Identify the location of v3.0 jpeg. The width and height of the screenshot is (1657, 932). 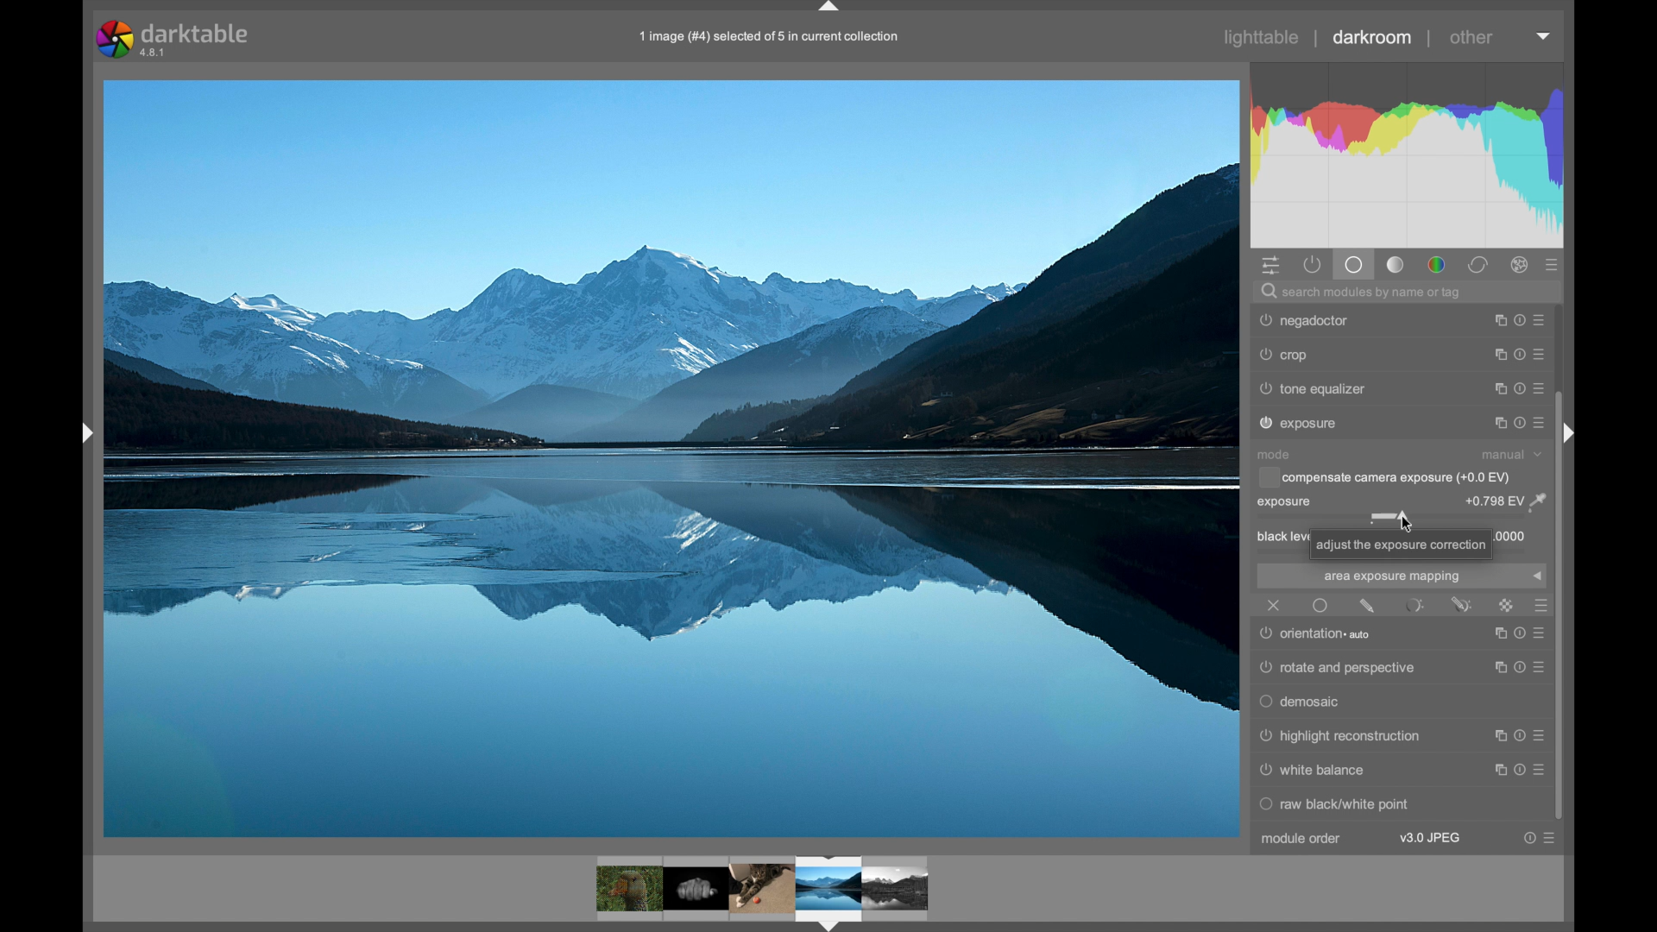
(1432, 838).